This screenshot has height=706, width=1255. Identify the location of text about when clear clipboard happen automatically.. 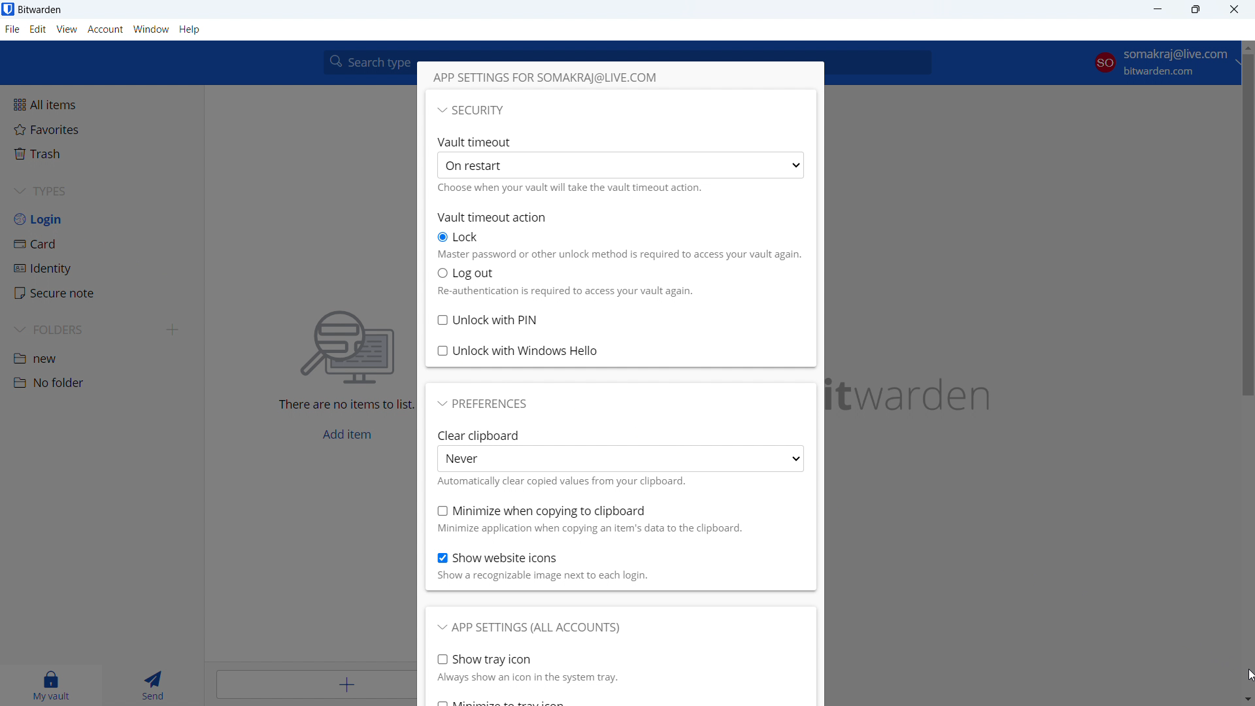
(571, 483).